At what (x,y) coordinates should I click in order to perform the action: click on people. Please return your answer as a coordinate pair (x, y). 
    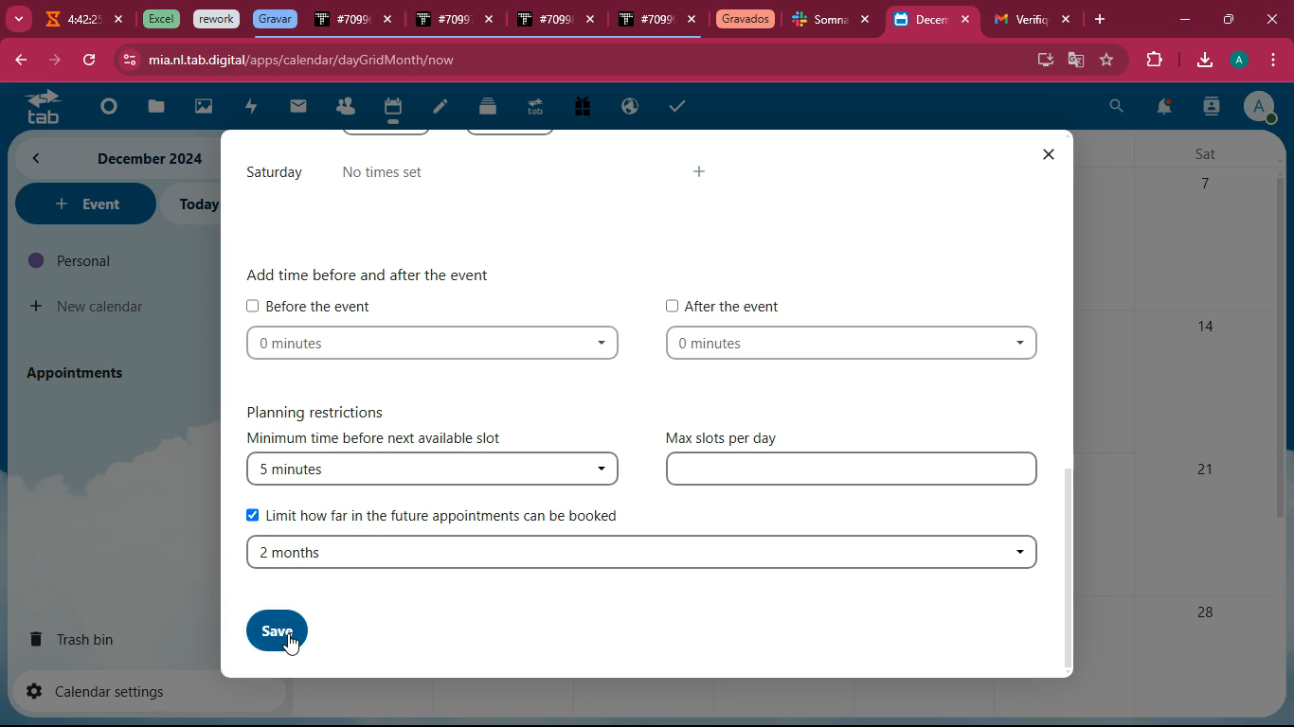
    Looking at the image, I should click on (345, 108).